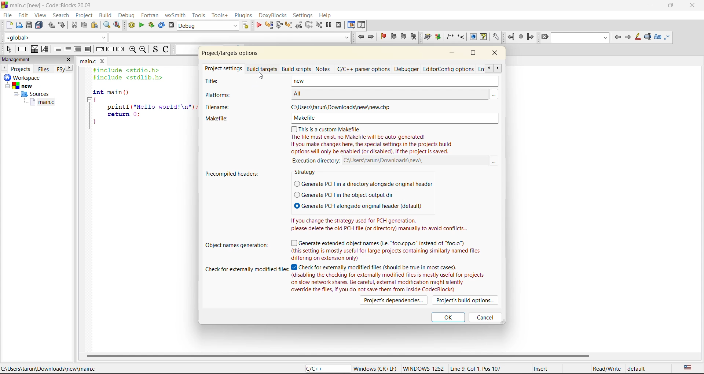 The width and height of the screenshot is (704, 374). Describe the element at coordinates (8, 49) in the screenshot. I see `select` at that location.